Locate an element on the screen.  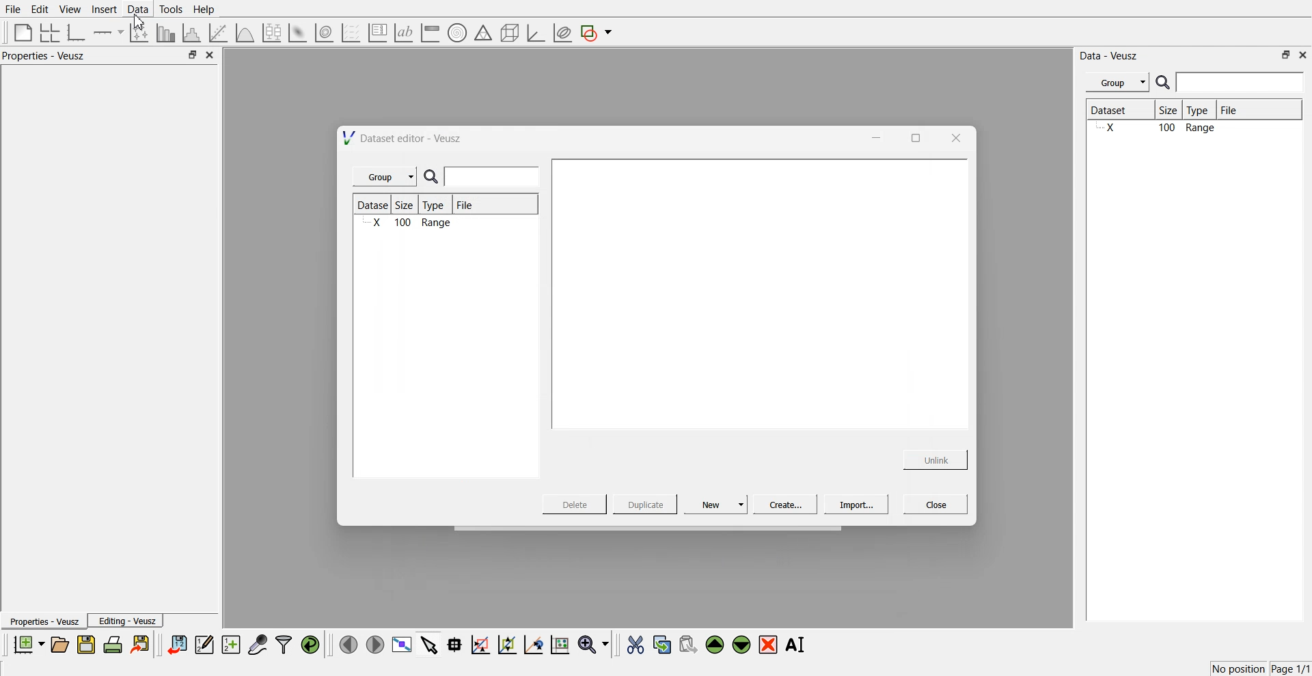
cursor is located at coordinates (138, 21).